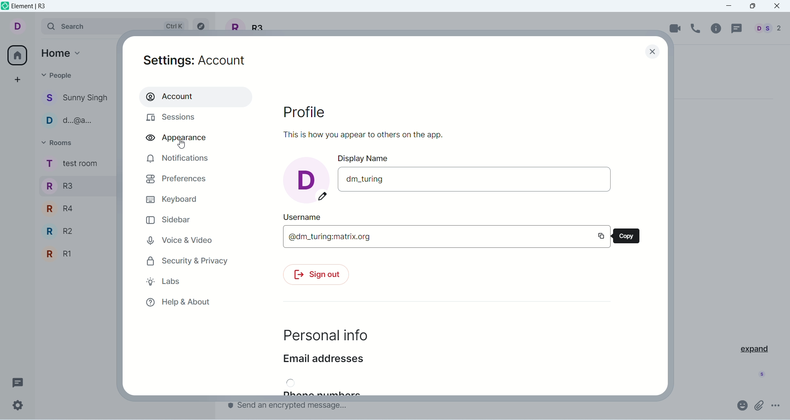  I want to click on room info, so click(717, 28).